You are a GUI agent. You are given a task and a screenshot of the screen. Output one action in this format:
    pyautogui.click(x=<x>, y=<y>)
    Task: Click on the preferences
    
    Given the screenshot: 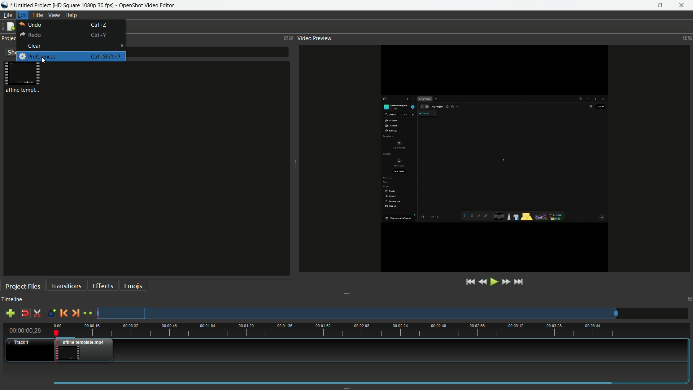 What is the action you would take?
    pyautogui.click(x=41, y=56)
    